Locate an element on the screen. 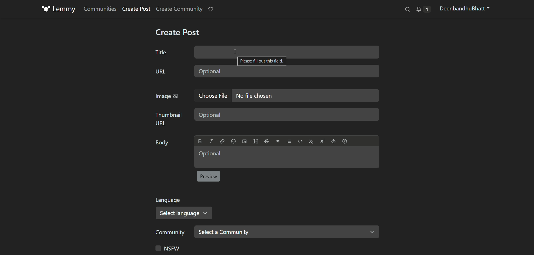  choose file is located at coordinates (213, 95).